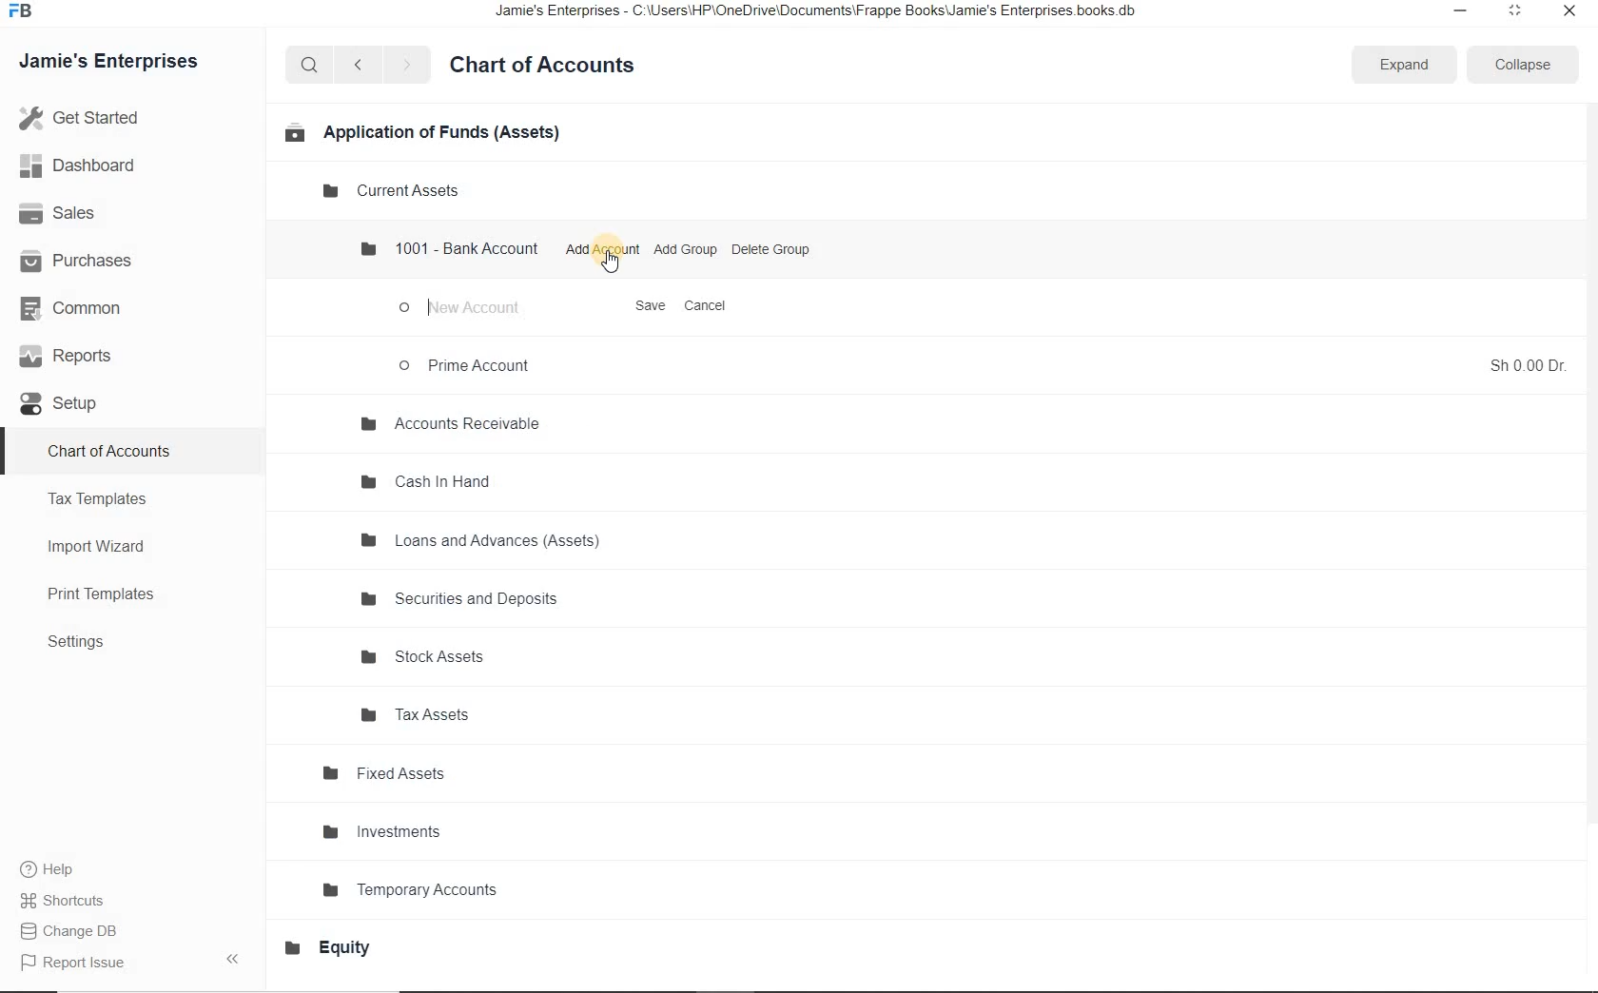  Describe the element at coordinates (83, 214) in the screenshot. I see `Sales` at that location.